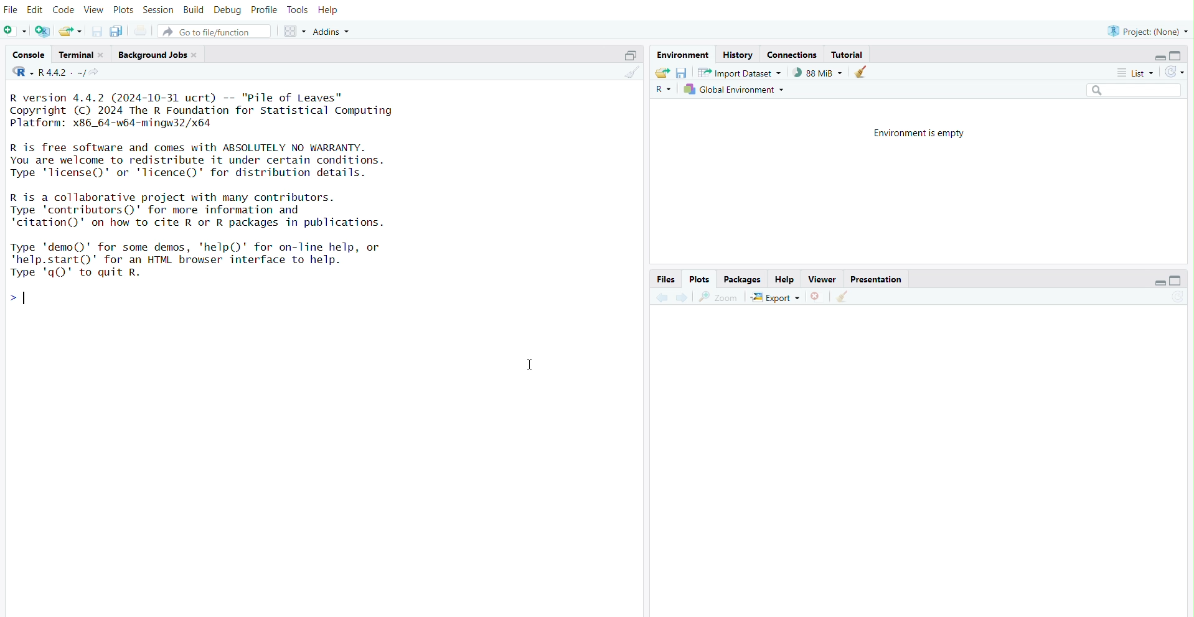 This screenshot has height=617, width=1194. What do you see at coordinates (1156, 281) in the screenshot?
I see `minimize` at bounding box center [1156, 281].